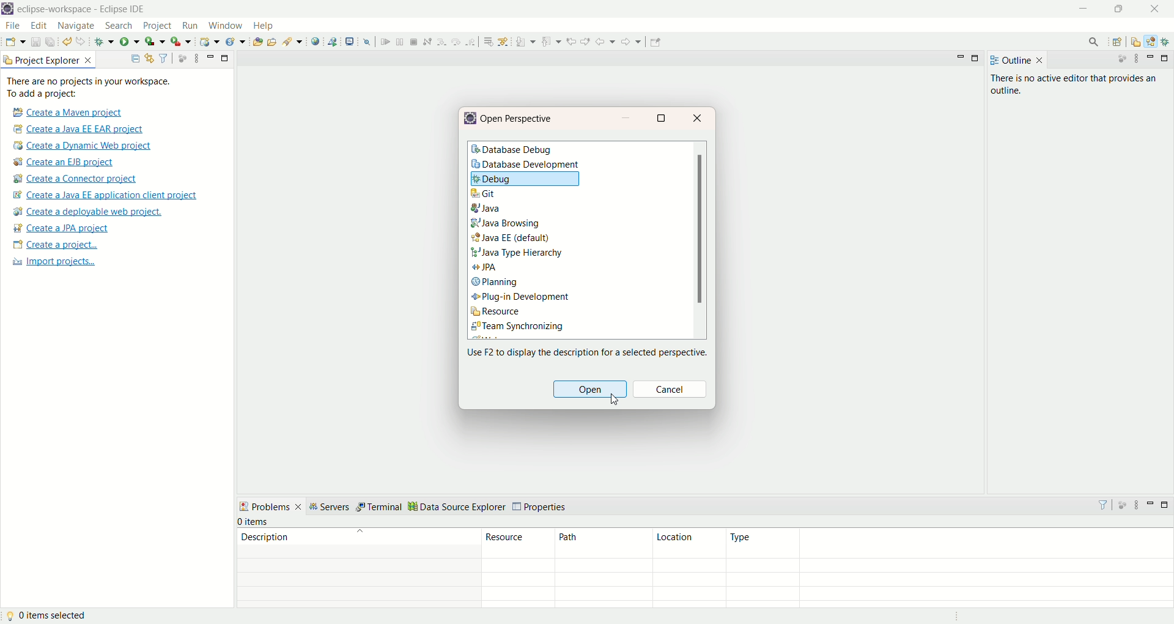 The width and height of the screenshot is (1174, 624). What do you see at coordinates (487, 43) in the screenshot?
I see `drop to frame` at bounding box center [487, 43].